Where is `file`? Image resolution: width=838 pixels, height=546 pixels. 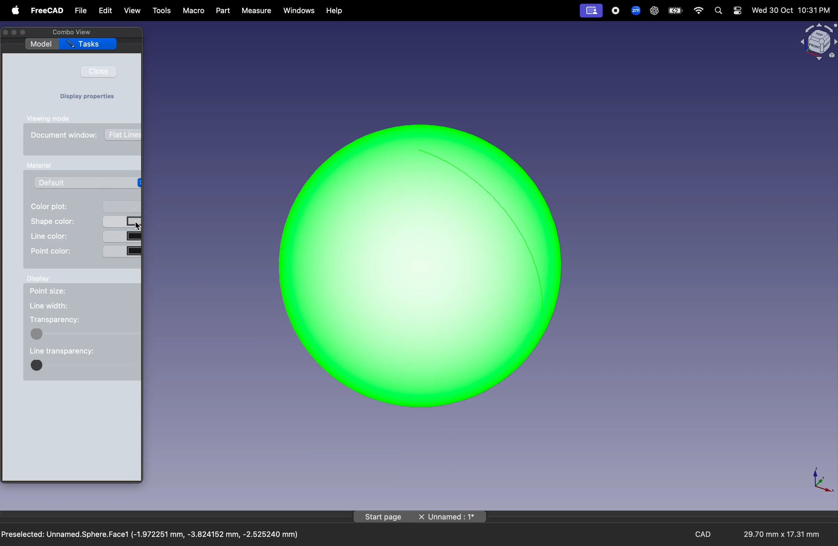 file is located at coordinates (81, 11).